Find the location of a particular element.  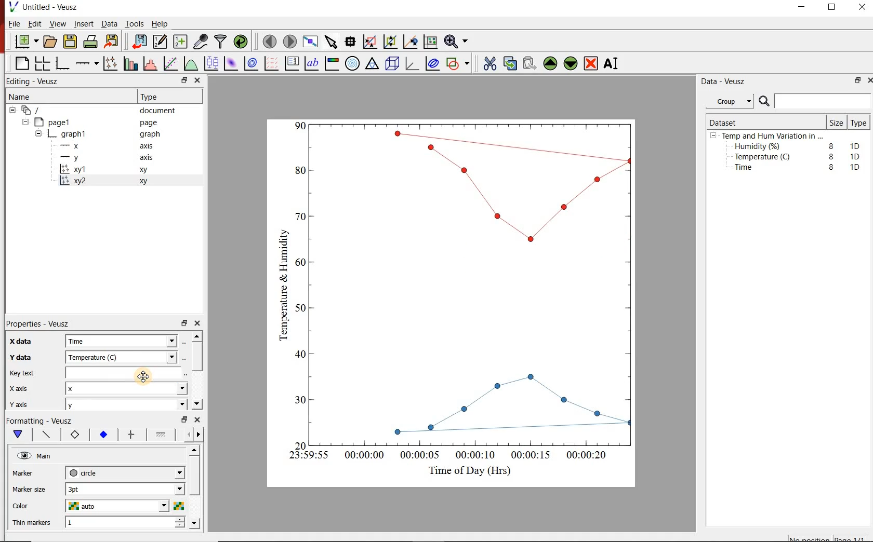

reload linked datasets is located at coordinates (241, 42).